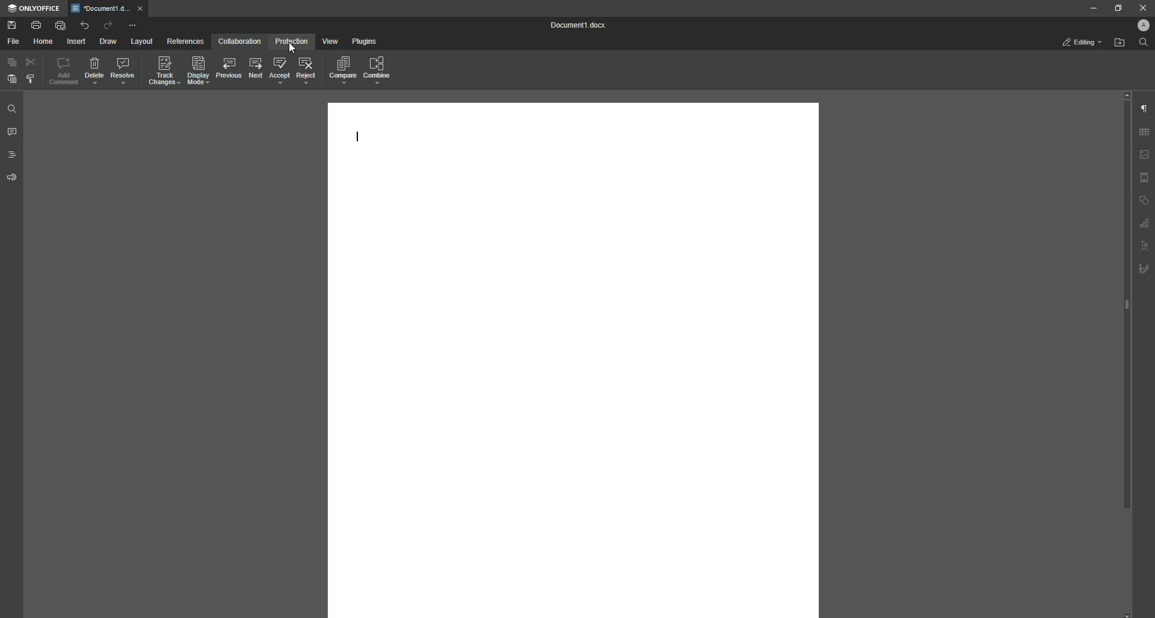  What do you see at coordinates (357, 136) in the screenshot?
I see `Text line` at bounding box center [357, 136].